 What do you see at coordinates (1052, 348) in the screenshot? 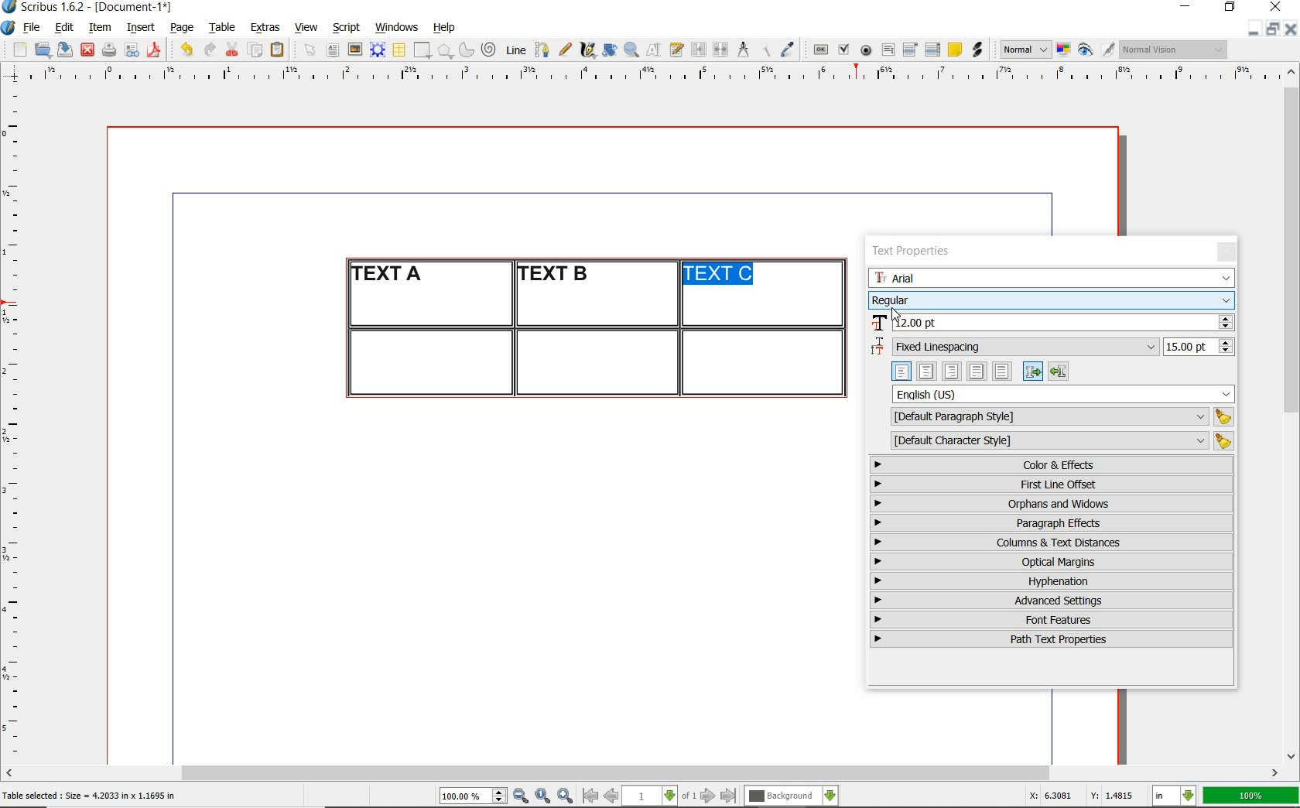
I see `fixed linespacing` at bounding box center [1052, 348].